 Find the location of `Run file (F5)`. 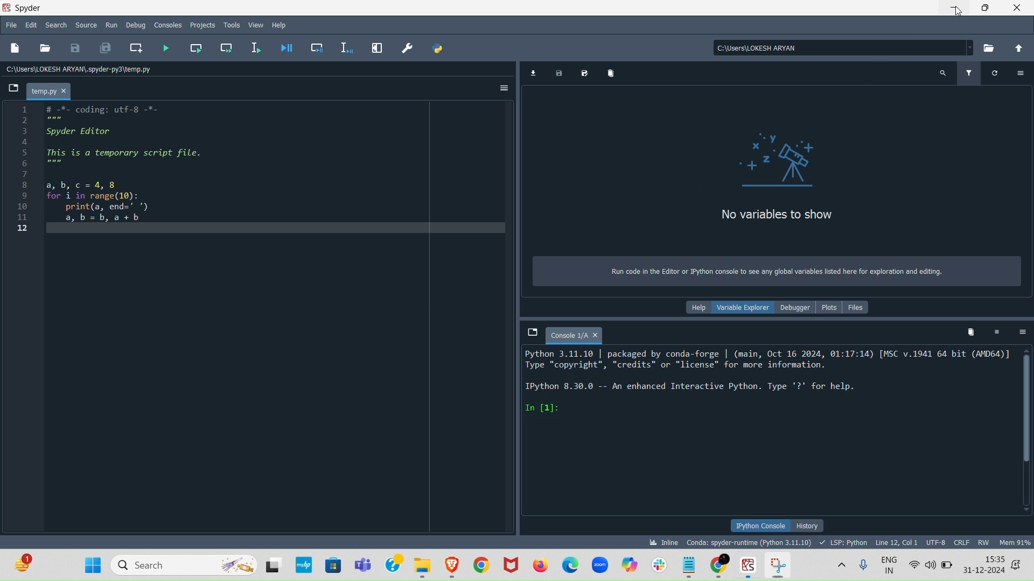

Run file (F5) is located at coordinates (167, 48).